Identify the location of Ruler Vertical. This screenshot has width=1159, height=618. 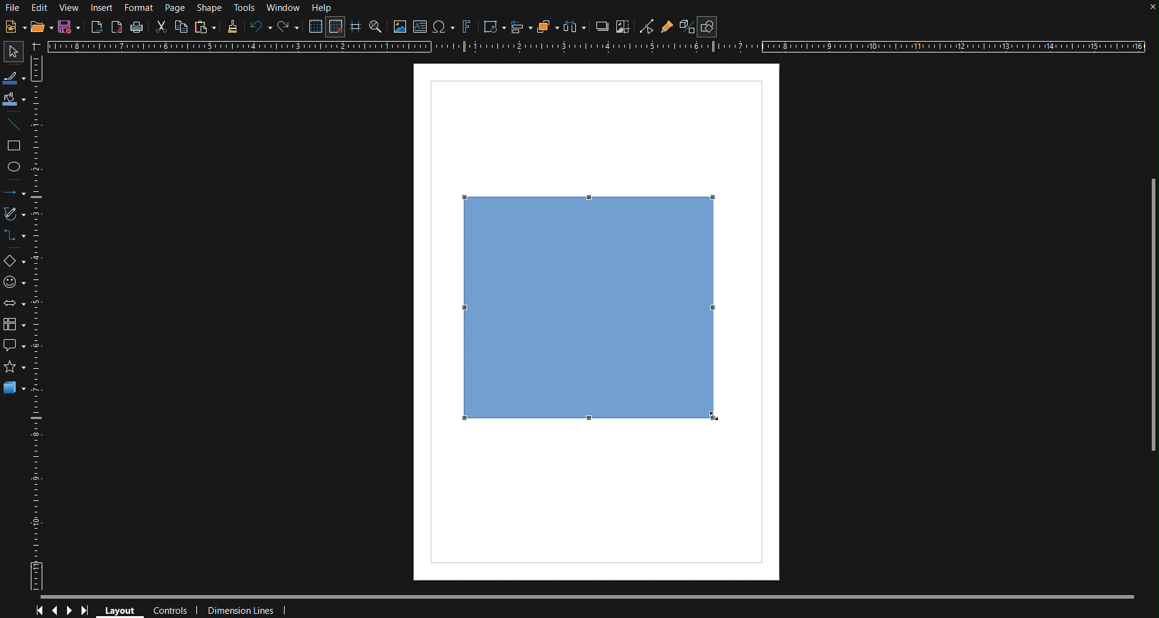
(38, 322).